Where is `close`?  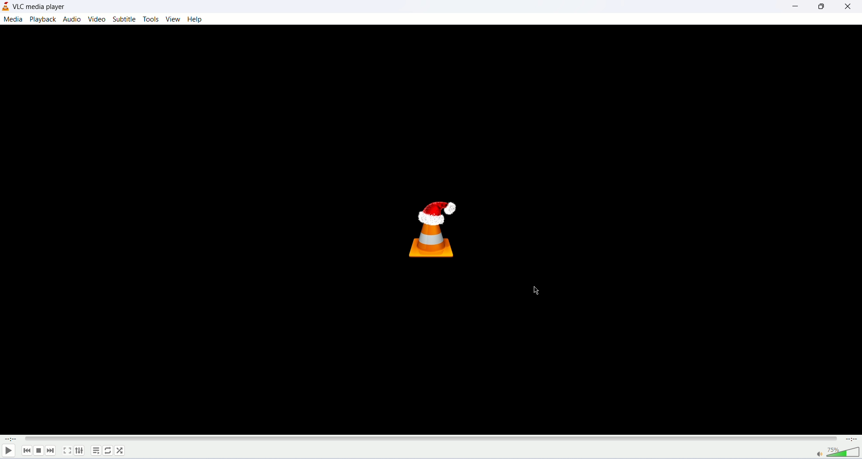 close is located at coordinates (851, 6).